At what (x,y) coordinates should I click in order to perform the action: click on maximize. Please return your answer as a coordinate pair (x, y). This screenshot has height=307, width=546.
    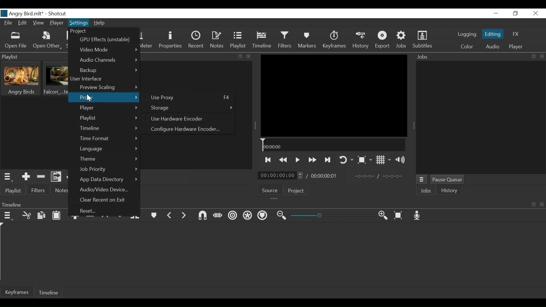
    Looking at the image, I should click on (238, 57).